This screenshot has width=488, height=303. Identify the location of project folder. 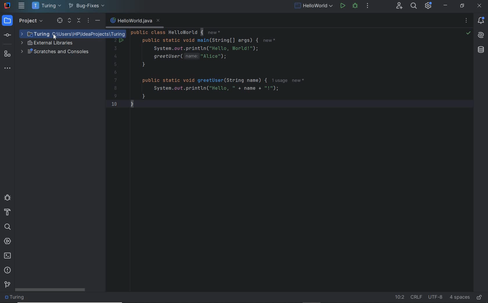
(16, 297).